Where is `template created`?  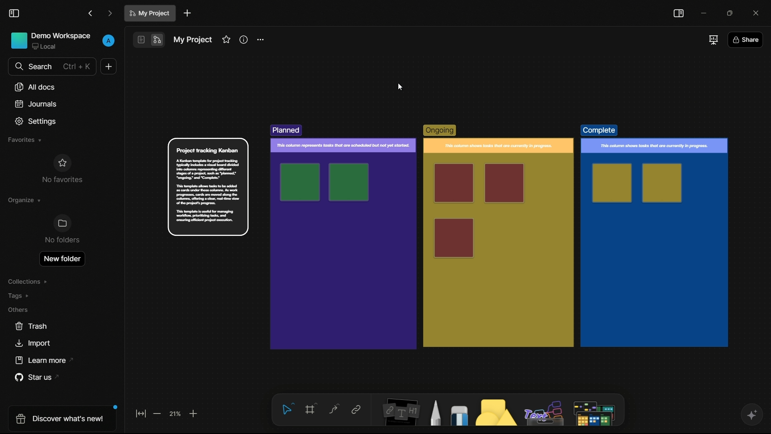
template created is located at coordinates (450, 237).